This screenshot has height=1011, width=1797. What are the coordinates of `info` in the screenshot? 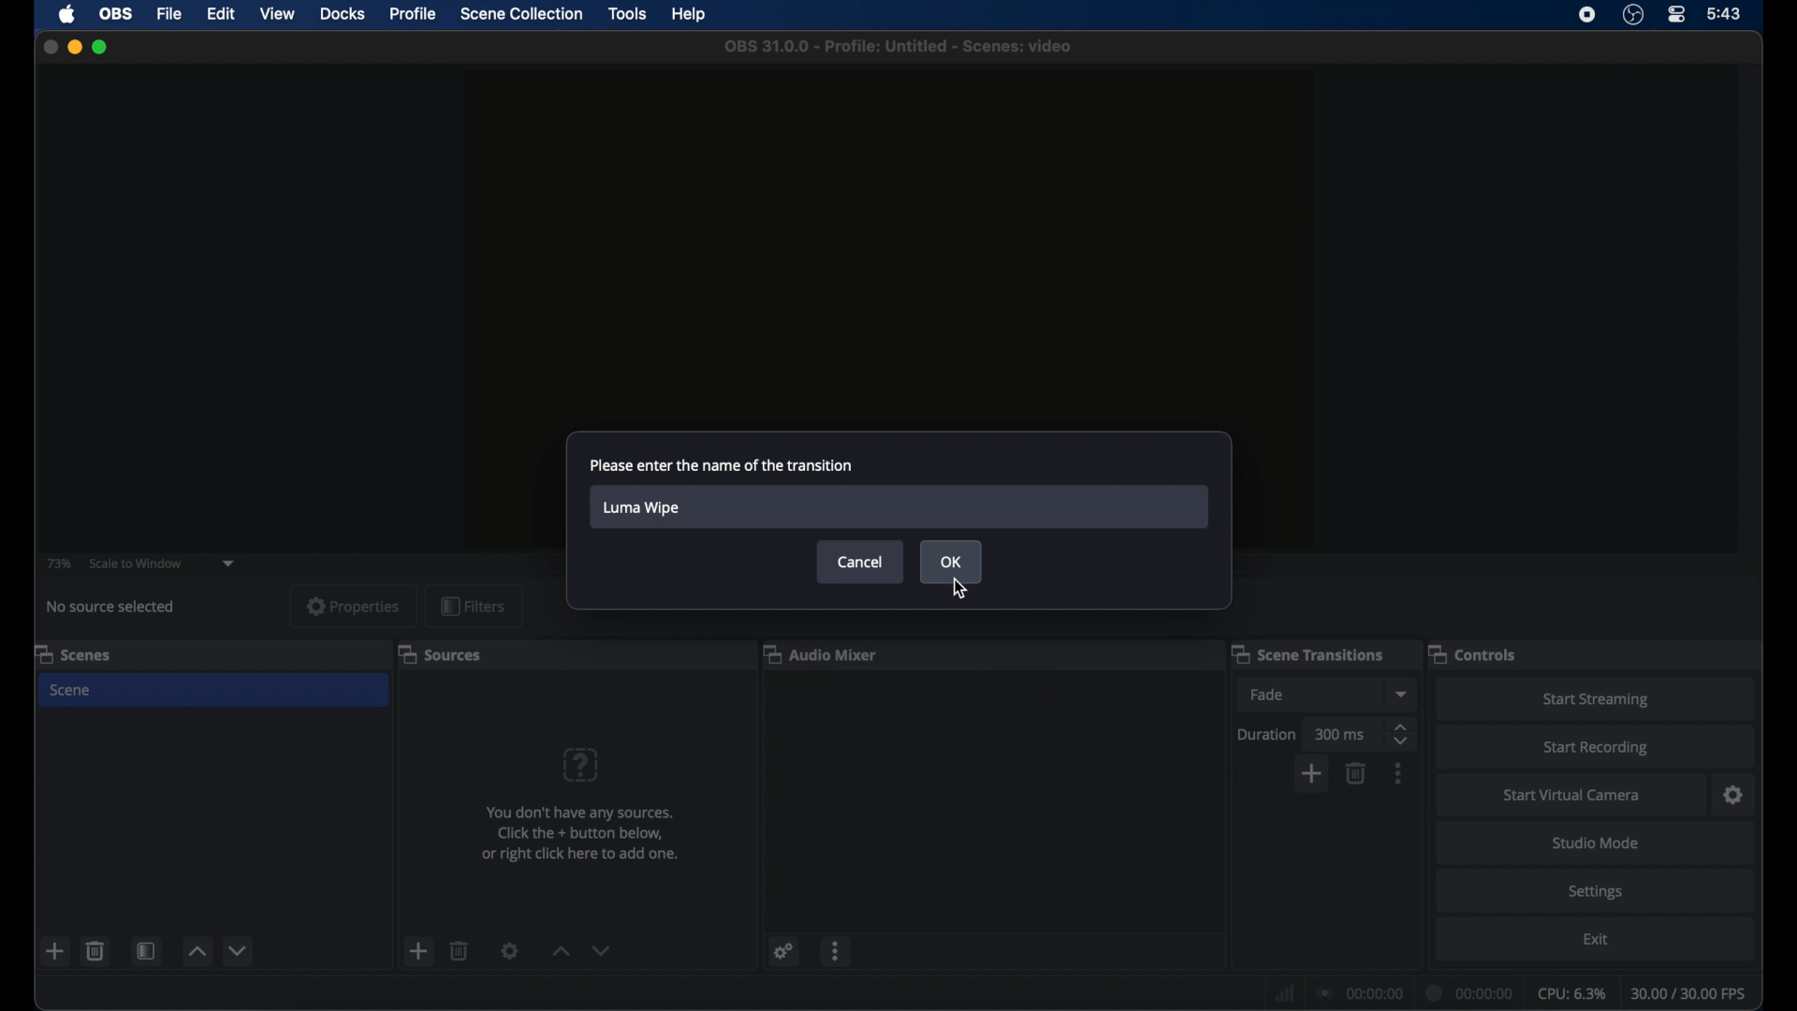 It's located at (582, 833).